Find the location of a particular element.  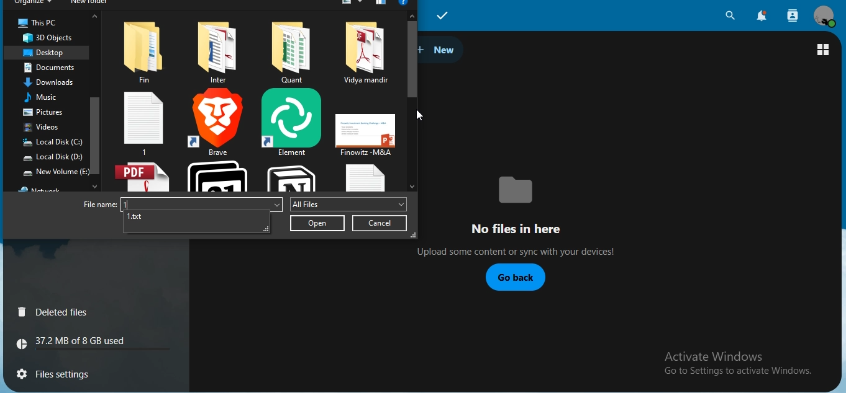

music is located at coordinates (47, 97).